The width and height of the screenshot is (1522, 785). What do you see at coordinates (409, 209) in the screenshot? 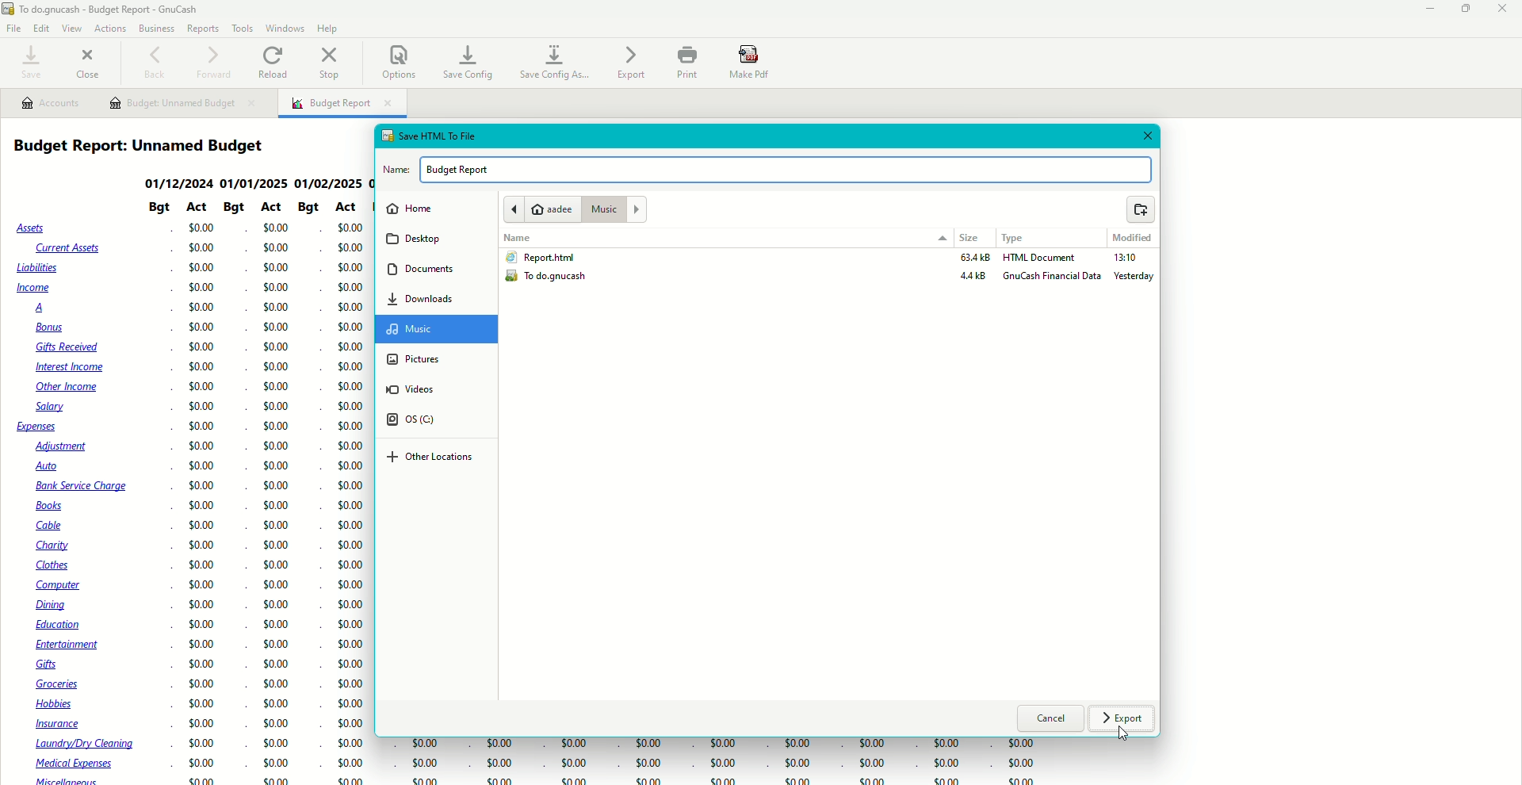
I see `Home` at bounding box center [409, 209].